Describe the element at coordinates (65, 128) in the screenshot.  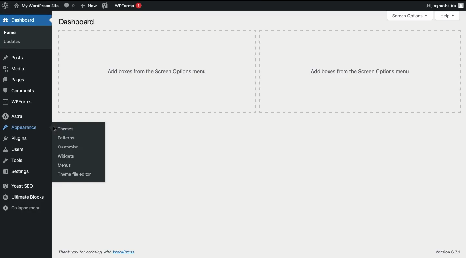
I see `Themes` at that location.